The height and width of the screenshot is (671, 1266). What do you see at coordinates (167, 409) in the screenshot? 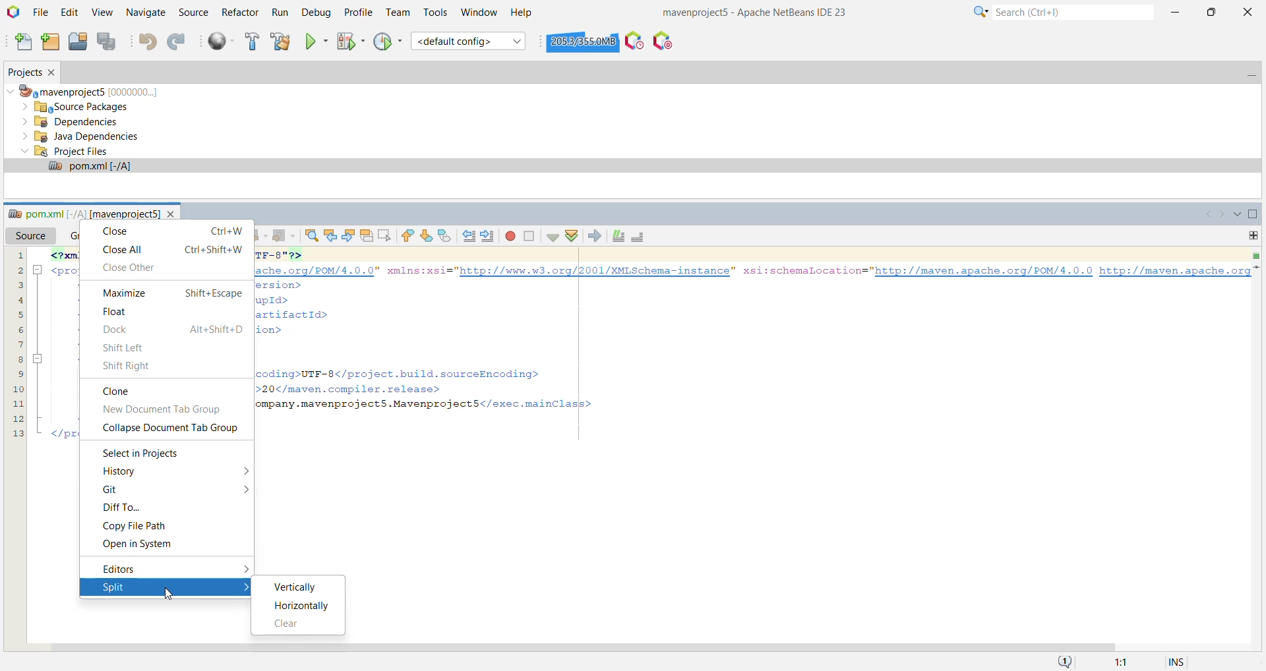
I see `New Document Tab Group` at bounding box center [167, 409].